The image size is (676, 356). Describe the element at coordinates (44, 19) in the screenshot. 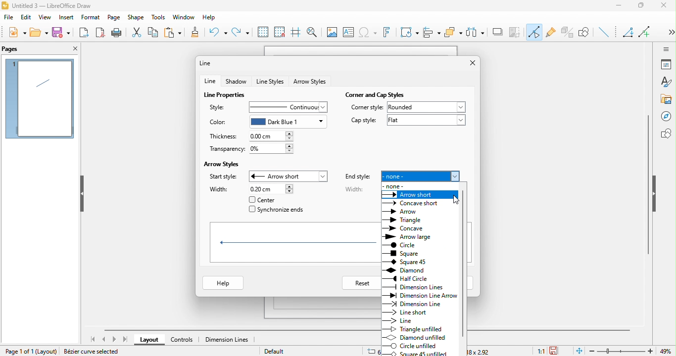

I see `view` at that location.